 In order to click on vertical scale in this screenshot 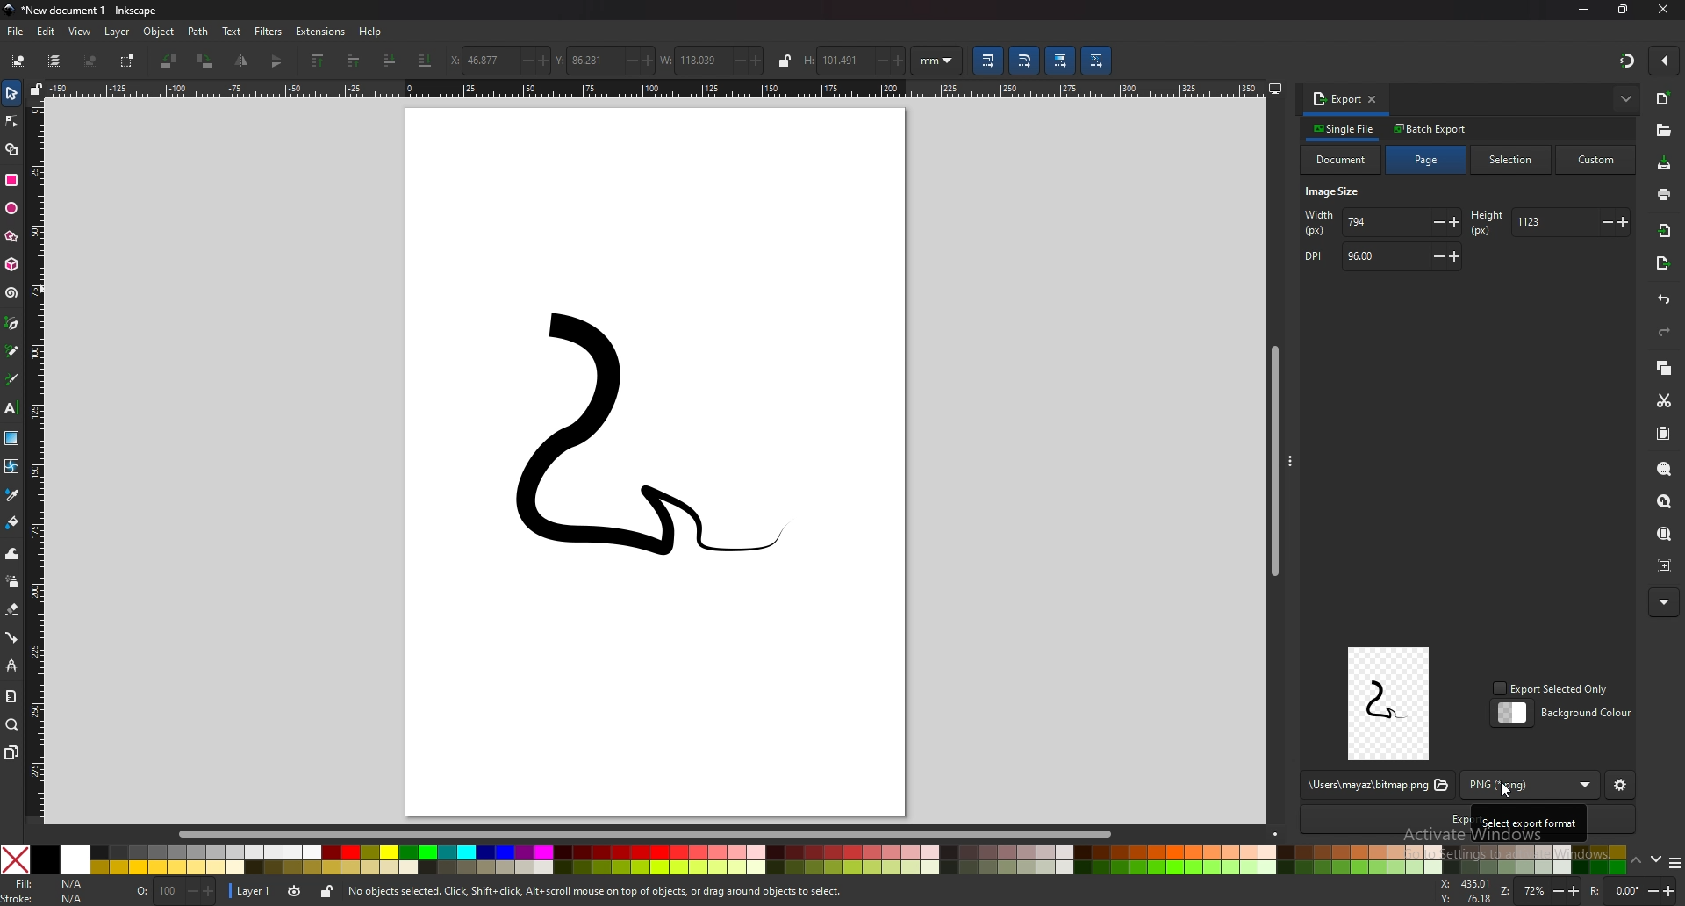, I will do `click(38, 459)`.